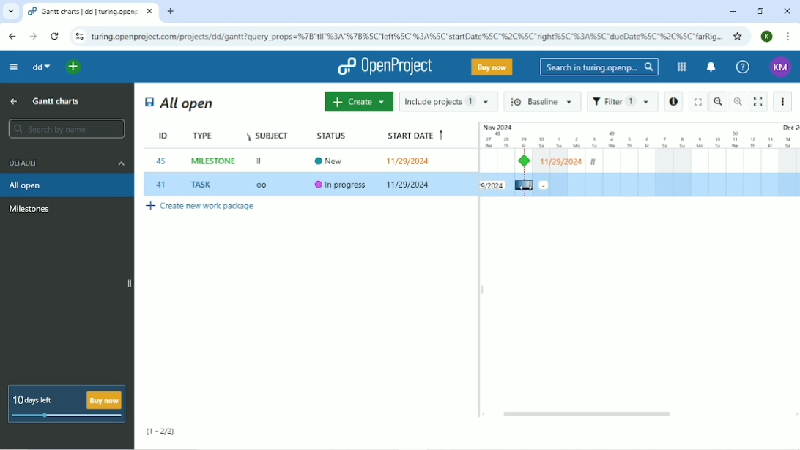 The height and width of the screenshot is (450, 800). What do you see at coordinates (527, 161) in the screenshot?
I see `Milestone` at bounding box center [527, 161].